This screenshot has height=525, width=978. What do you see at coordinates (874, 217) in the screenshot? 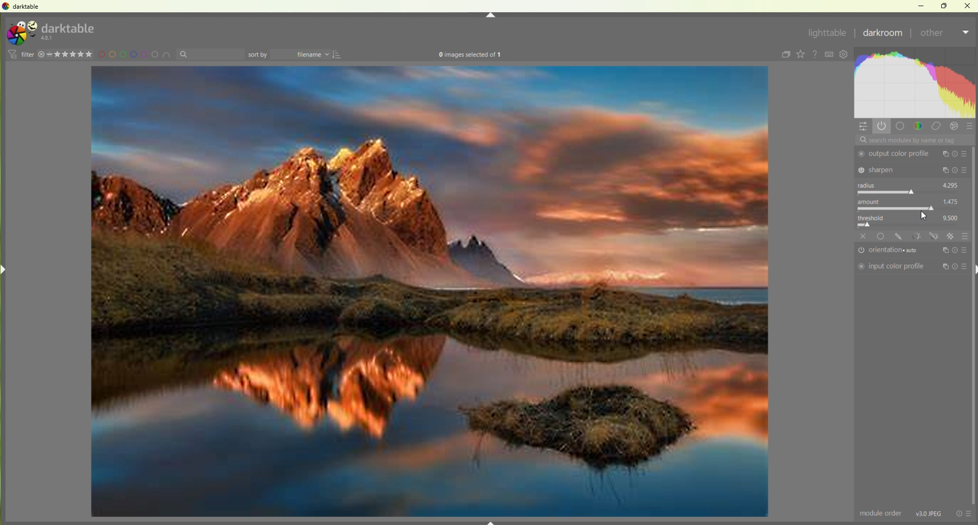
I see `threshold` at bounding box center [874, 217].